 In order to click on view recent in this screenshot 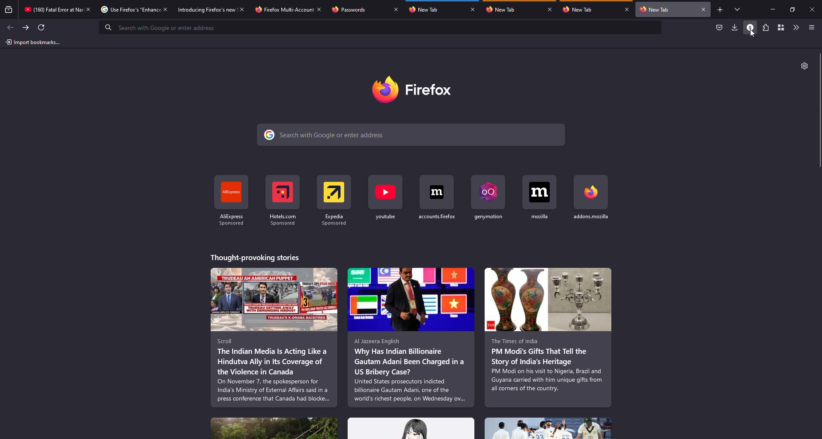, I will do `click(9, 9)`.